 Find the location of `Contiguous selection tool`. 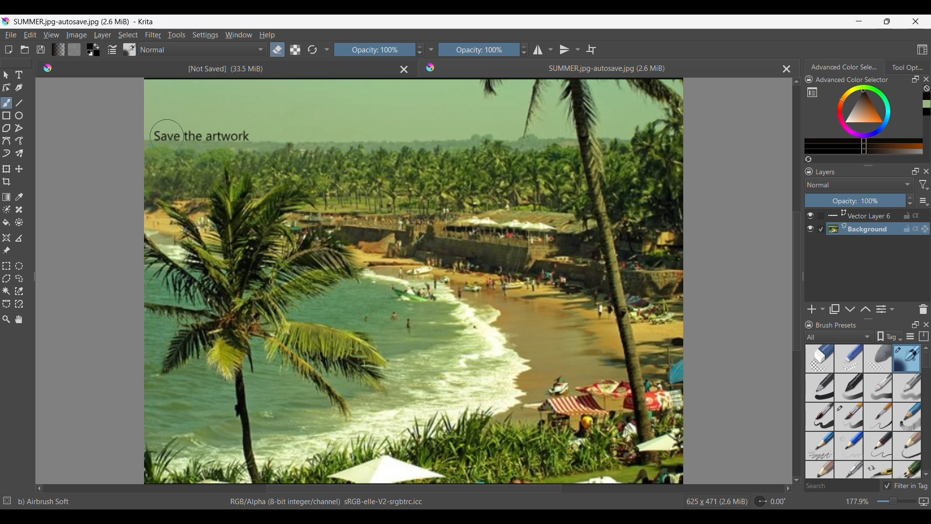

Contiguous selection tool is located at coordinates (6, 292).